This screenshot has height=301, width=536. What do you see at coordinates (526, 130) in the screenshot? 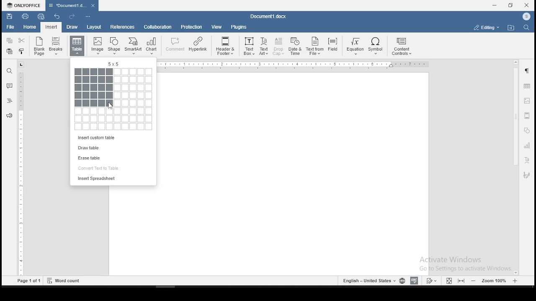
I see `shapes settings` at bounding box center [526, 130].